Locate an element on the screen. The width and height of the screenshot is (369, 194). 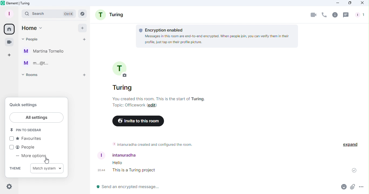
Quick settings is located at coordinates (23, 104).